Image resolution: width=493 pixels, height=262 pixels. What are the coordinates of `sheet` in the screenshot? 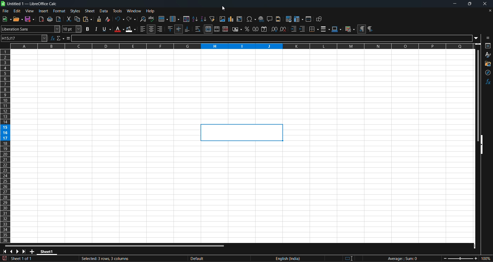 It's located at (90, 11).